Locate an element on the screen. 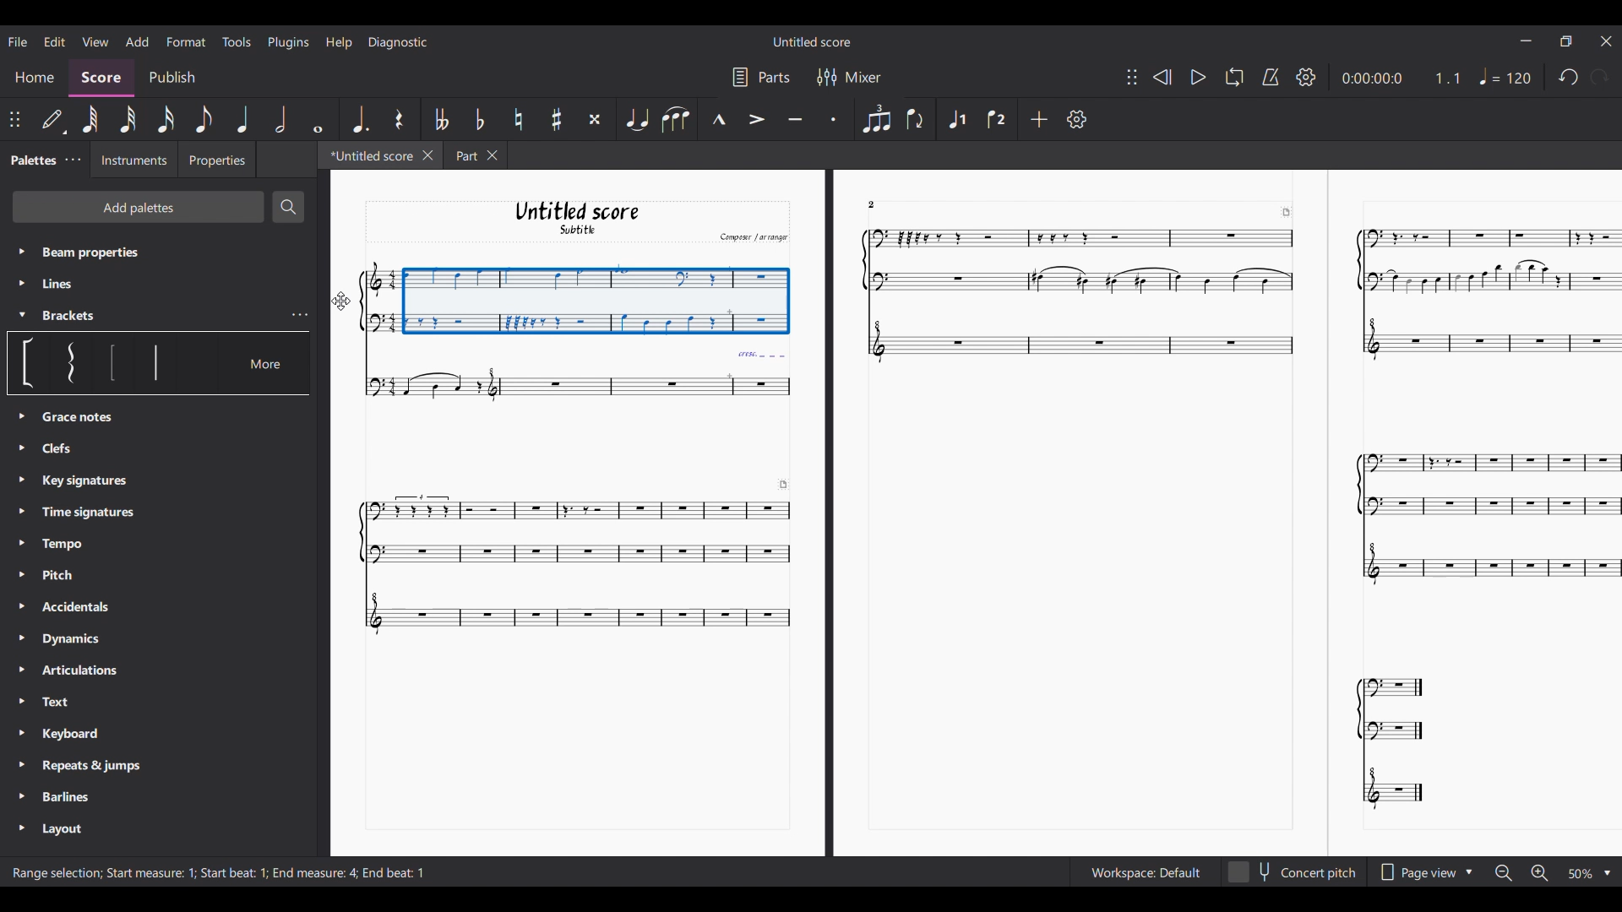 The height and width of the screenshot is (912, 1622). Flip direction is located at coordinates (914, 120).